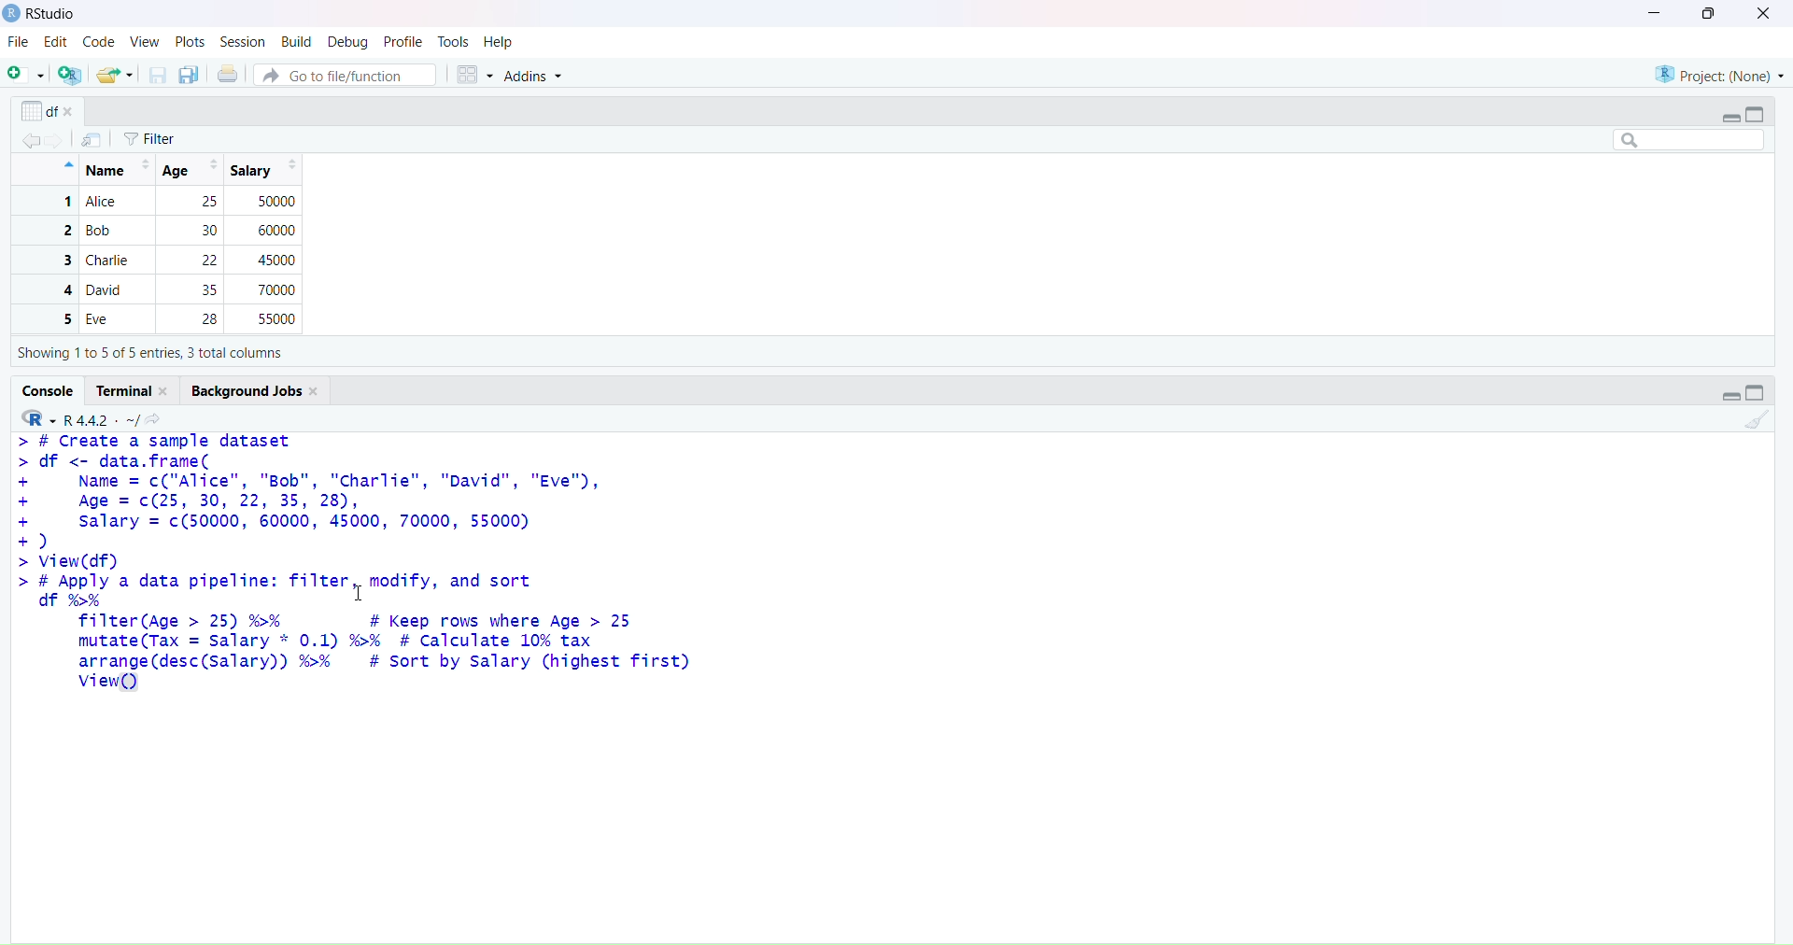 This screenshot has width=1793, height=945. What do you see at coordinates (178, 243) in the screenshot?
I see `Name | Age| Salary 1 Alice 25 500002 Bob 30 600003 Charlie 2 450004 David 35 700005 Eve 28 55000` at bounding box center [178, 243].